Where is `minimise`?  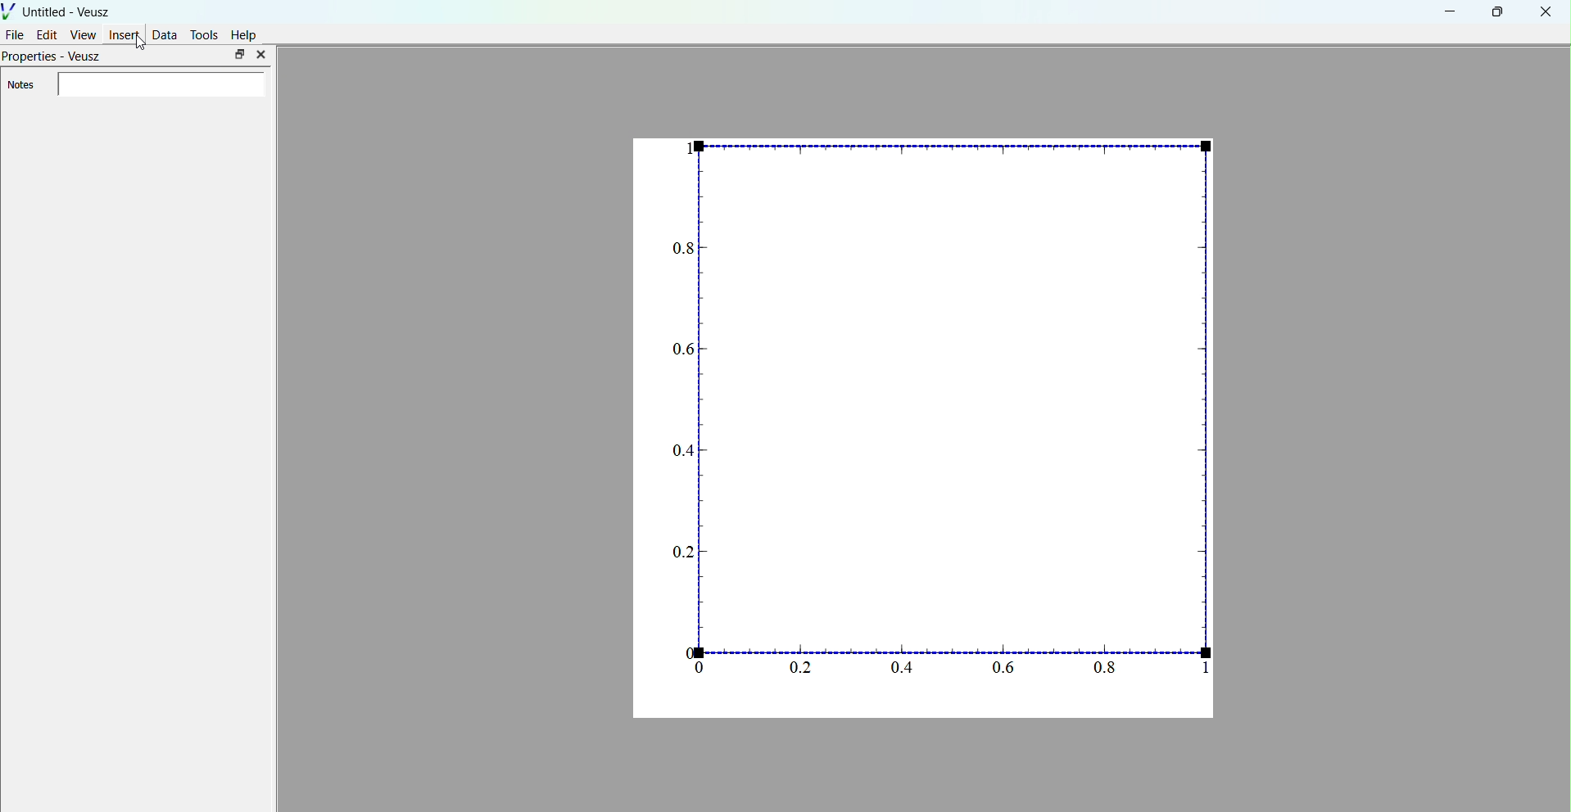
minimise is located at coordinates (1451, 11).